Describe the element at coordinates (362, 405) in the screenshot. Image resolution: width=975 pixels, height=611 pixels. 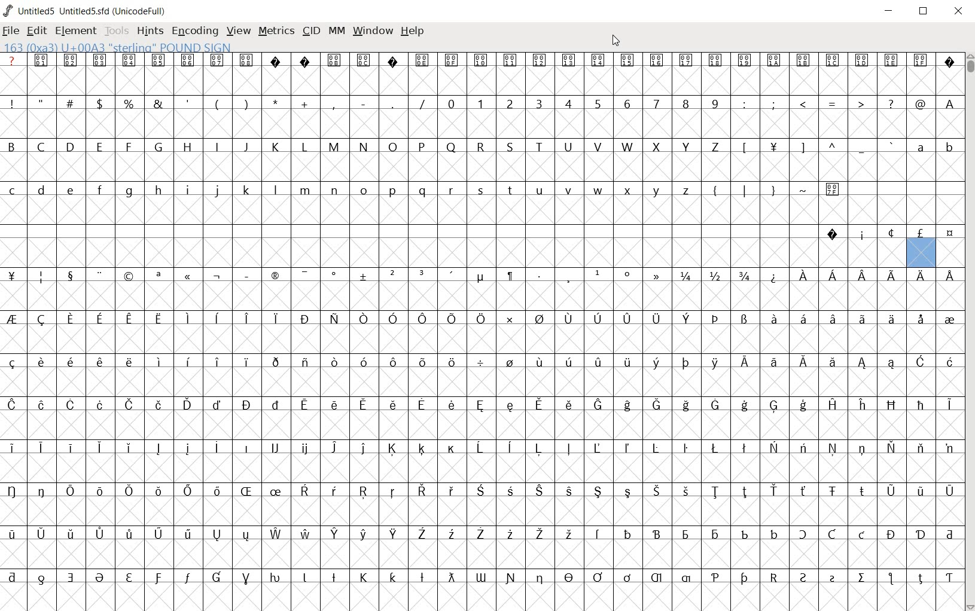
I see `Symbol` at that location.